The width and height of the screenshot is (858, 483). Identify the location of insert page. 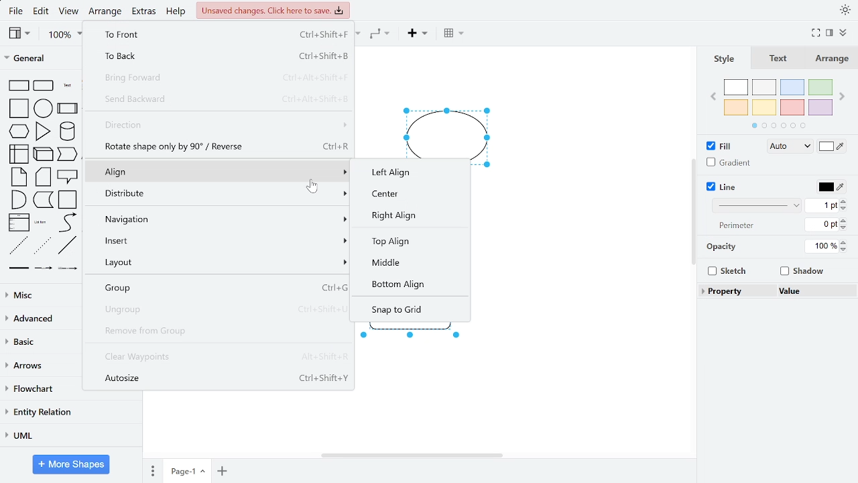
(222, 470).